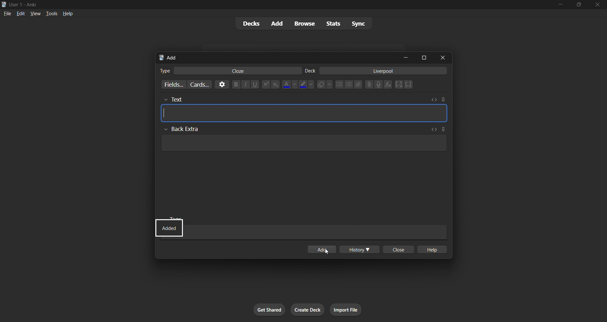 The width and height of the screenshot is (607, 322). Describe the element at coordinates (185, 129) in the screenshot. I see `Back Extra` at that location.